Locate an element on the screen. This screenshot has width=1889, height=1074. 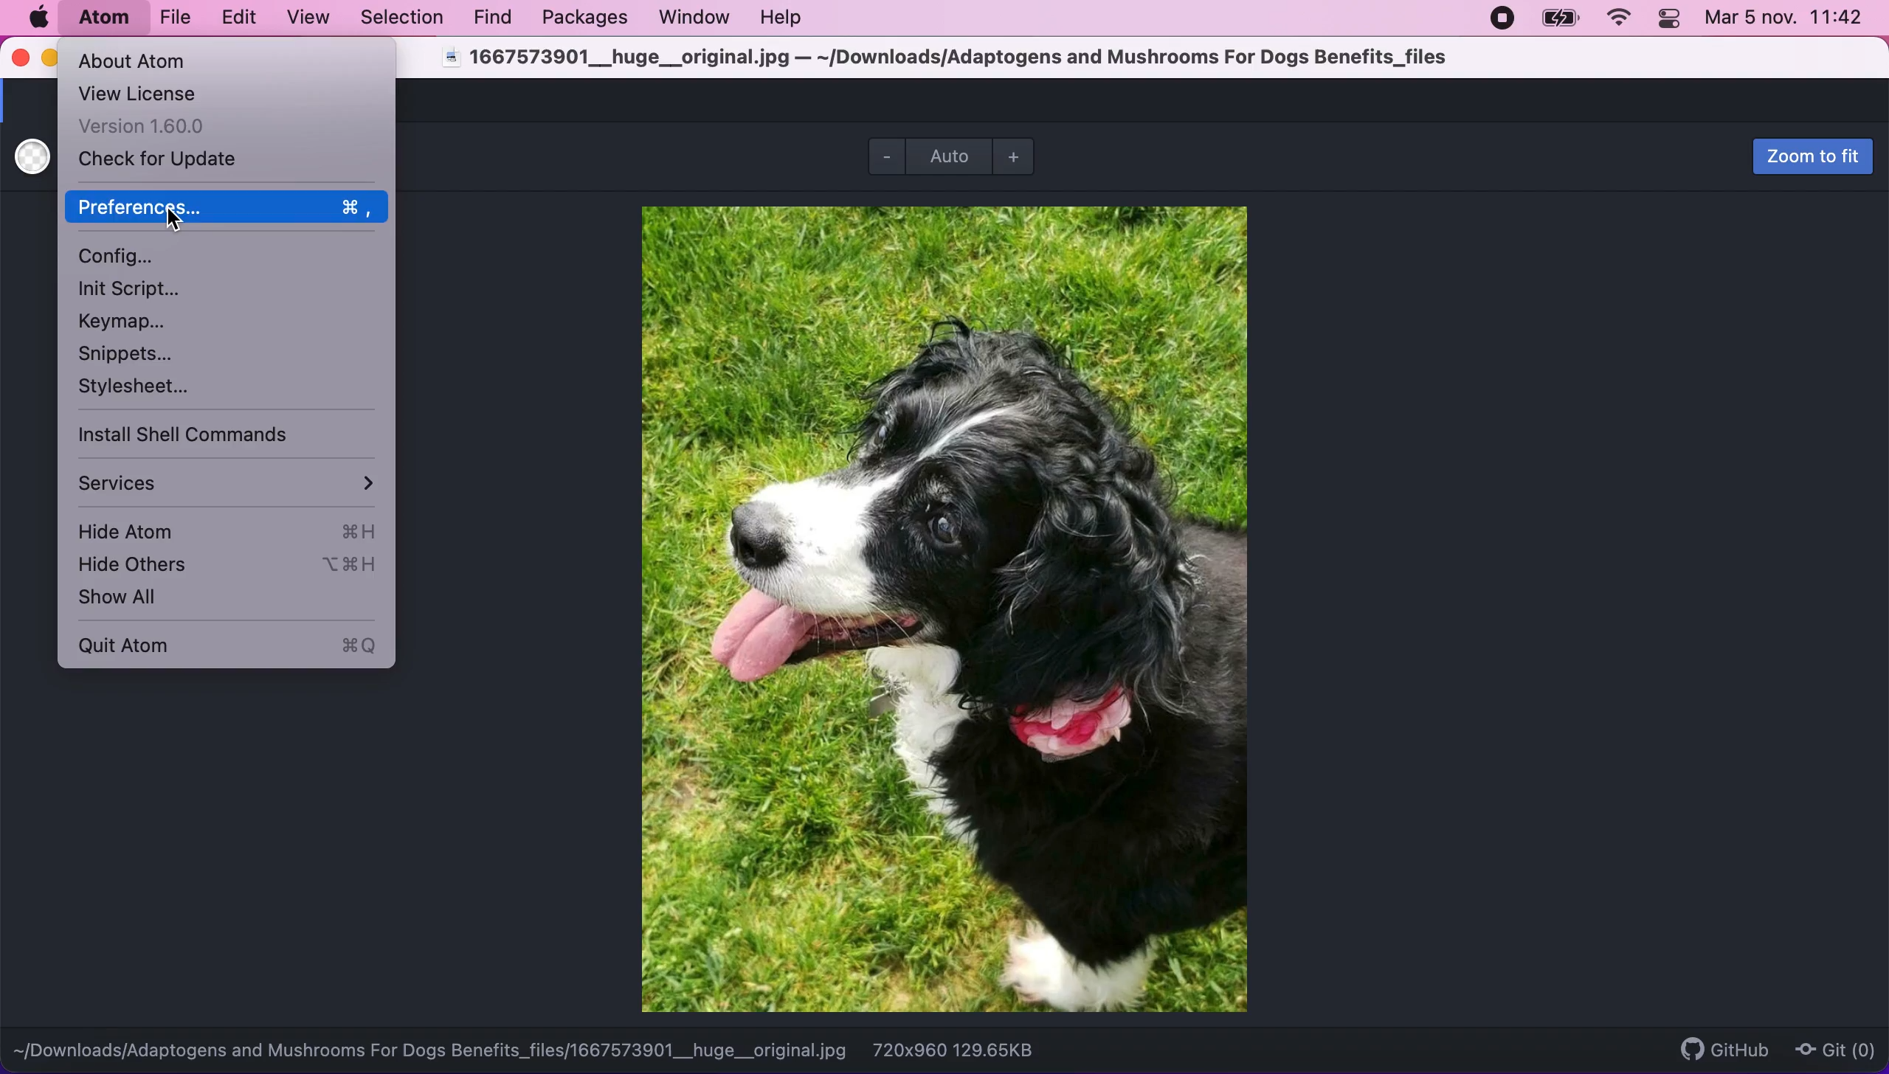
version 1.60.0 is located at coordinates (159, 127).